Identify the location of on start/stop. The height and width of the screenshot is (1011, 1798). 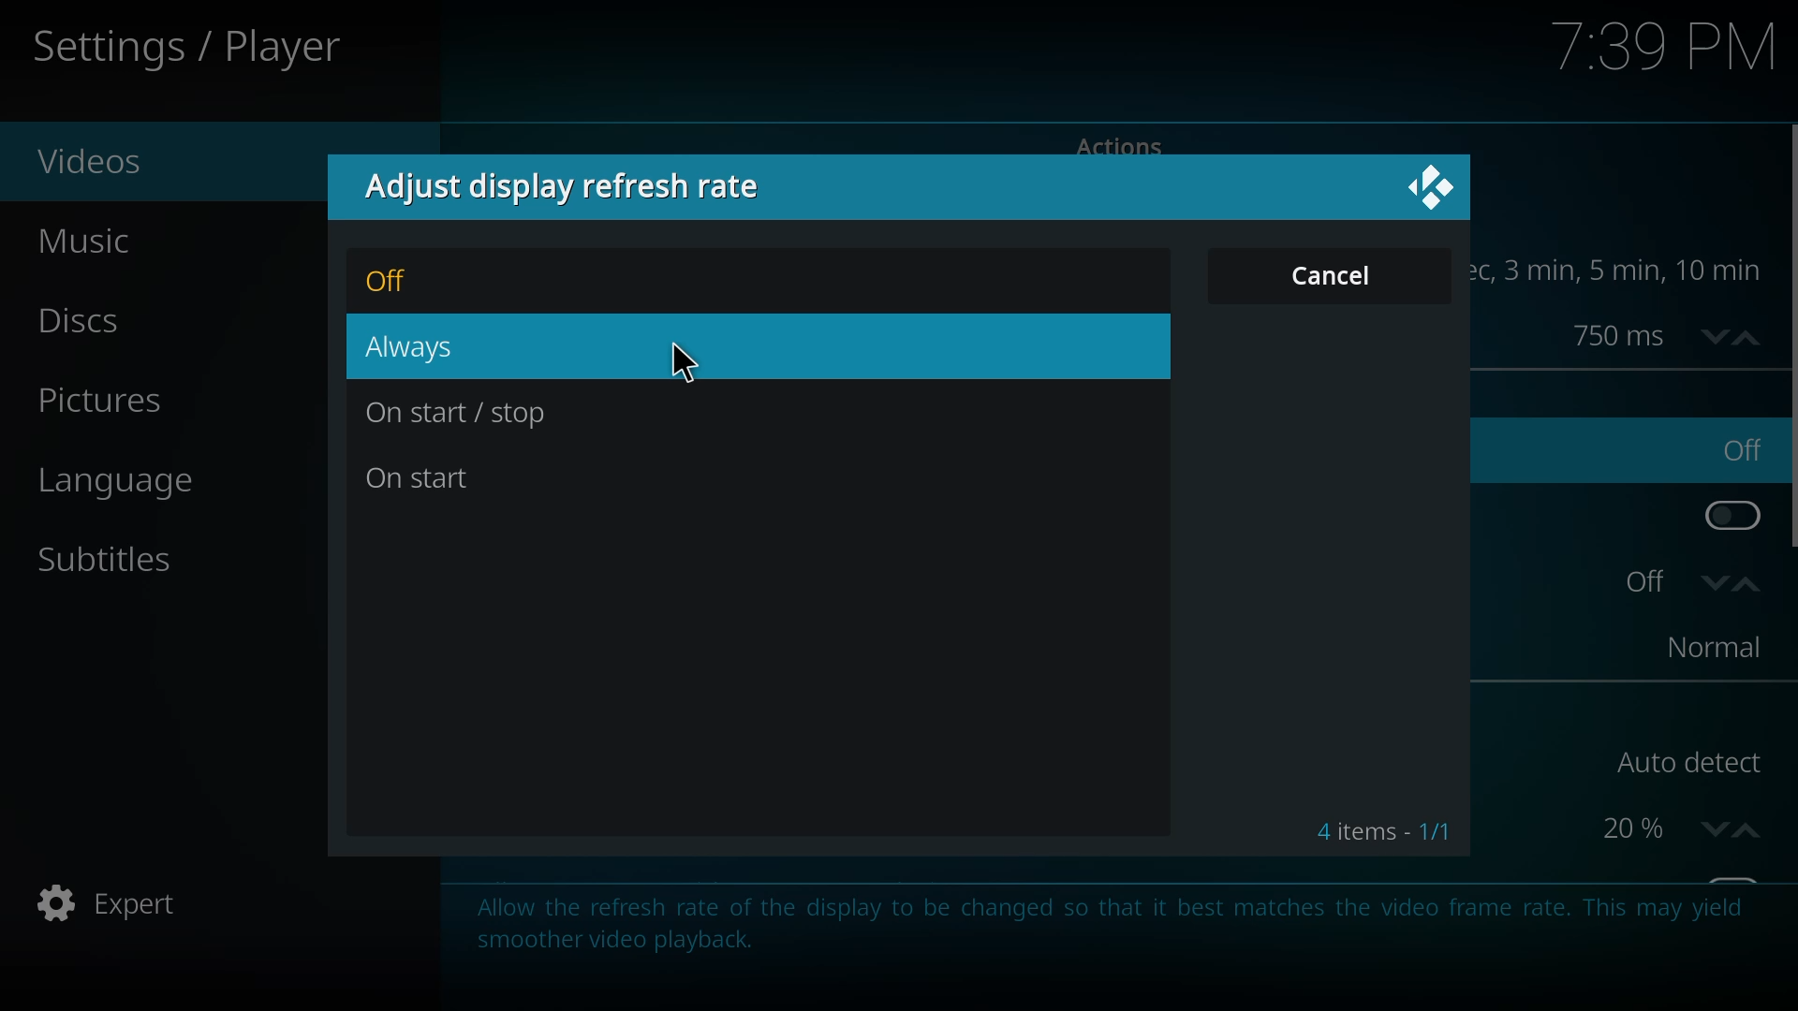
(458, 415).